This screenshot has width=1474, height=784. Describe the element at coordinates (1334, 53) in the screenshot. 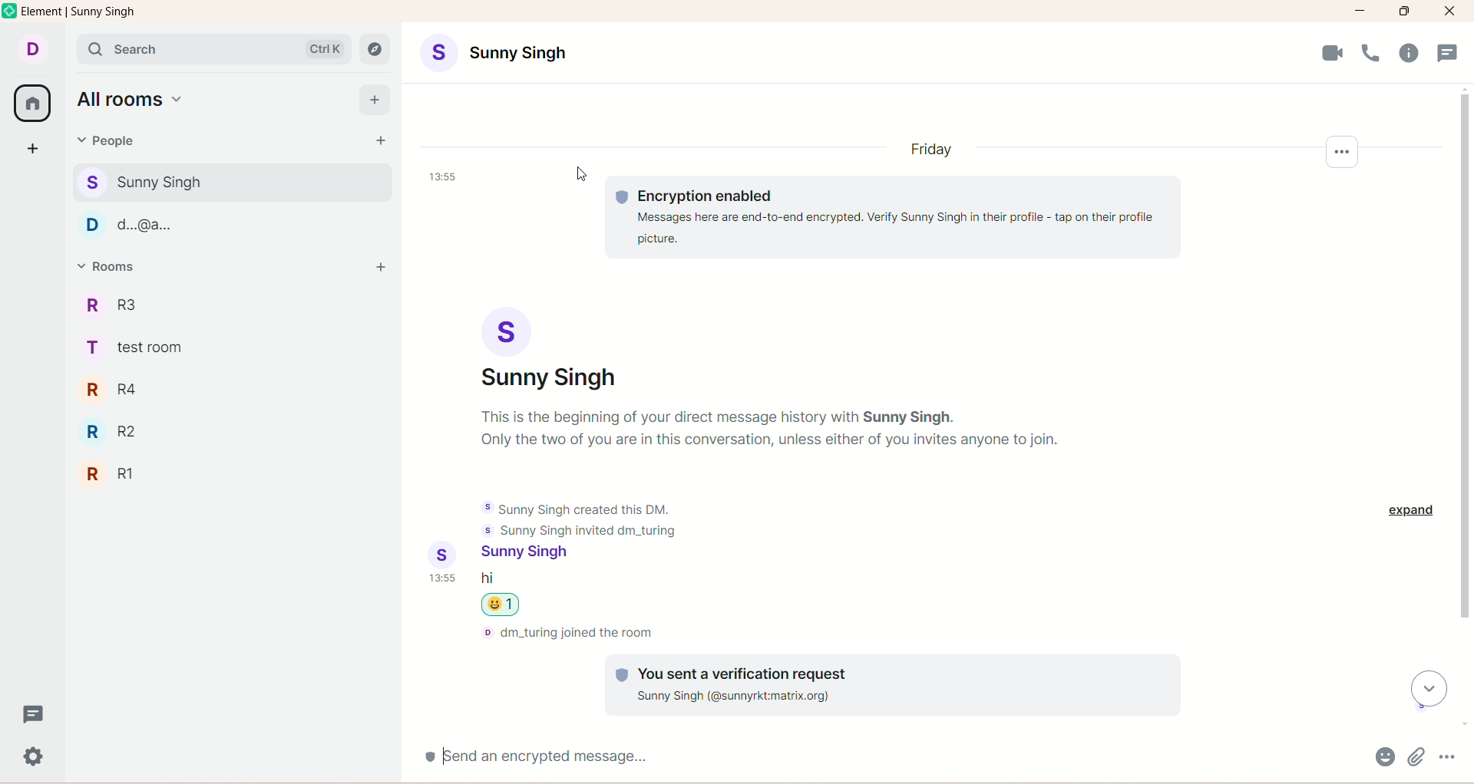

I see `video call` at that location.